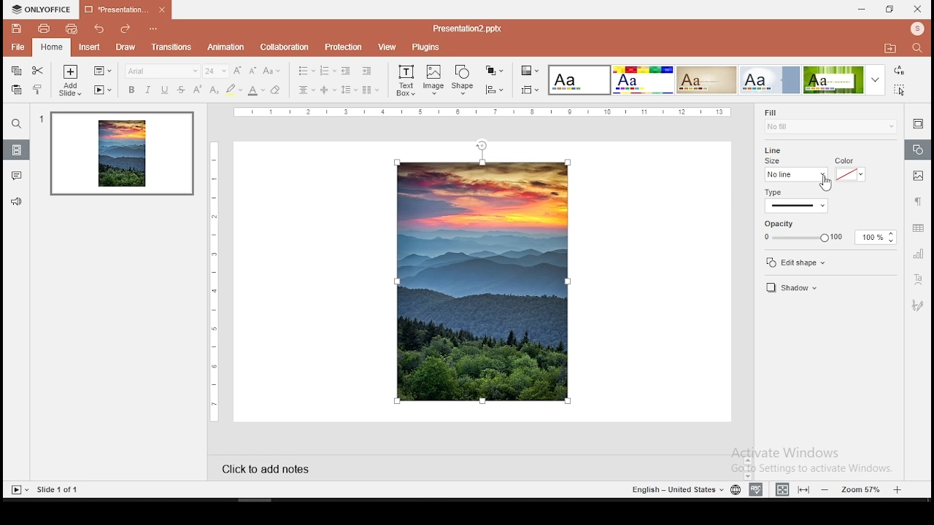  I want to click on horizontal align, so click(307, 90).